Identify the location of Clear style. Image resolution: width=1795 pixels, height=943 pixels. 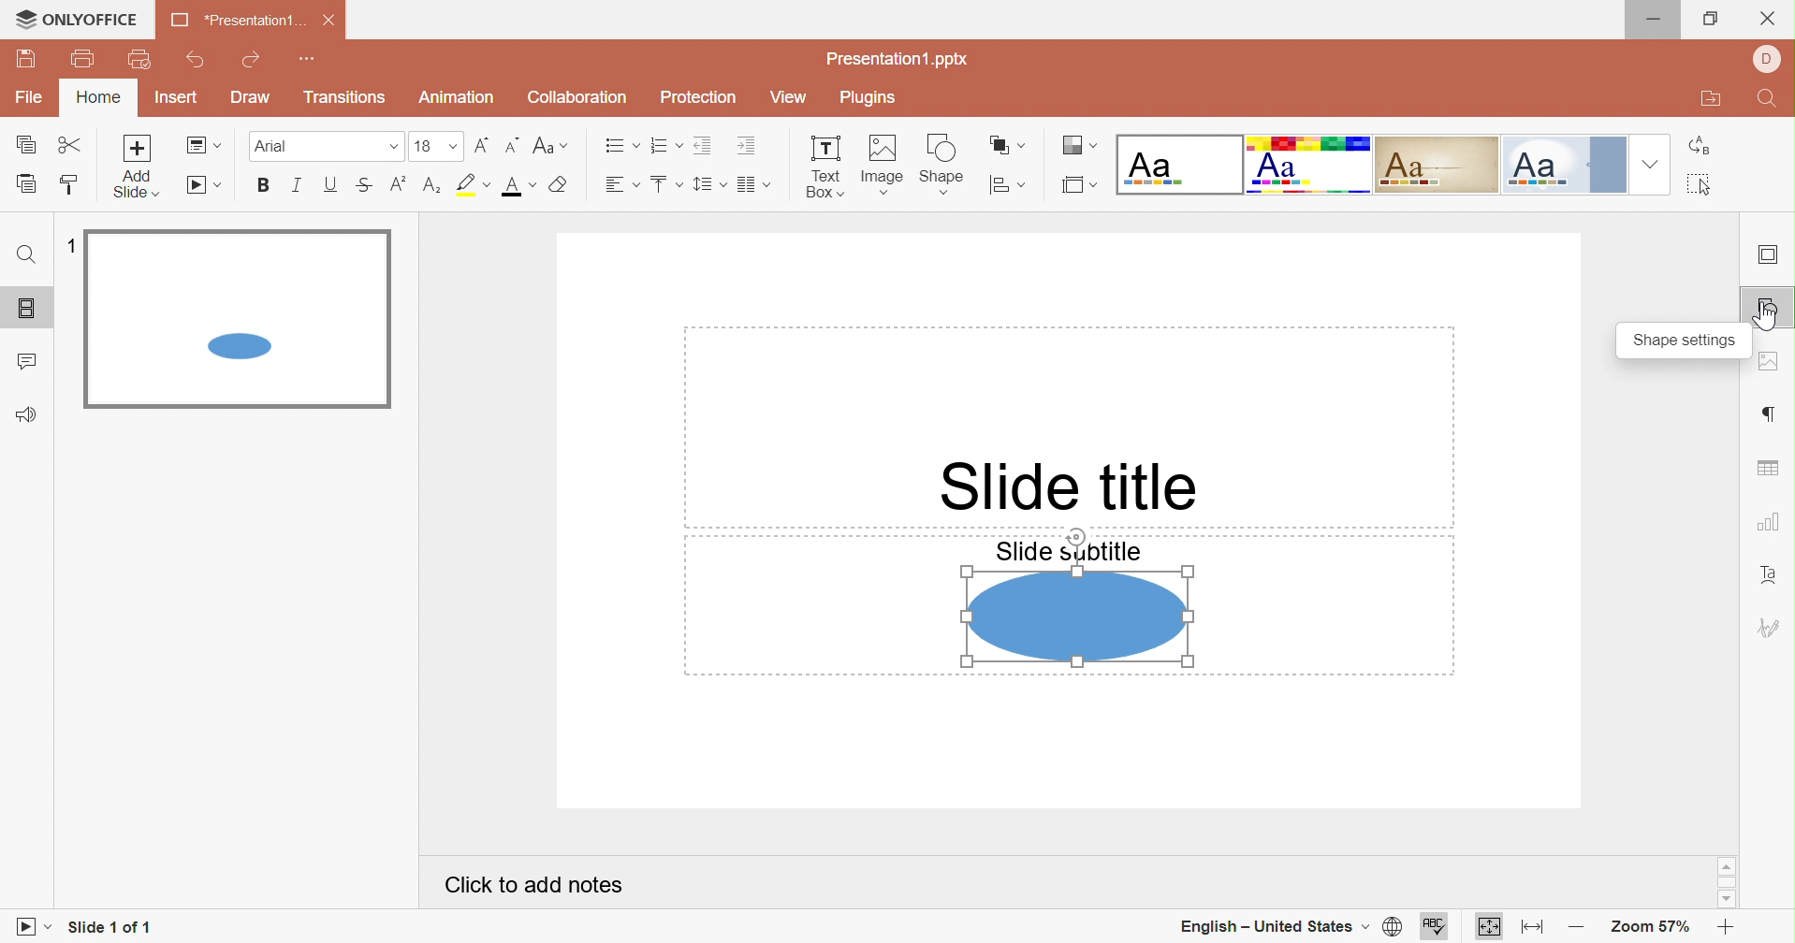
(562, 185).